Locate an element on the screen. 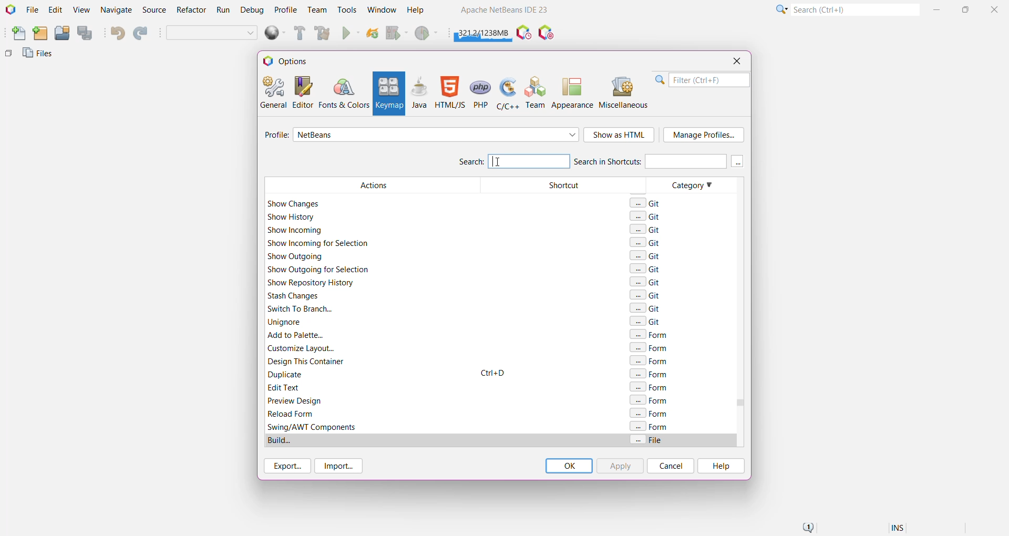 The width and height of the screenshot is (1009, 536). Open Project is located at coordinates (61, 34).